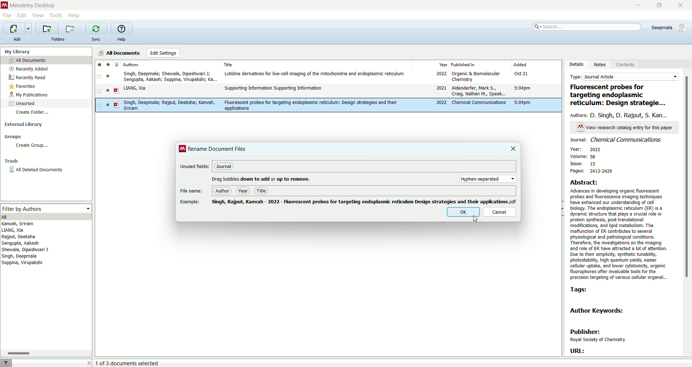 The width and height of the screenshot is (692, 367). I want to click on ile name, so click(191, 191).